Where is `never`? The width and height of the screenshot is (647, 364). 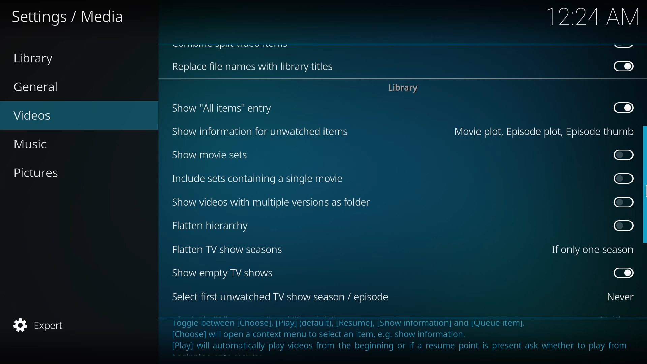
never is located at coordinates (617, 296).